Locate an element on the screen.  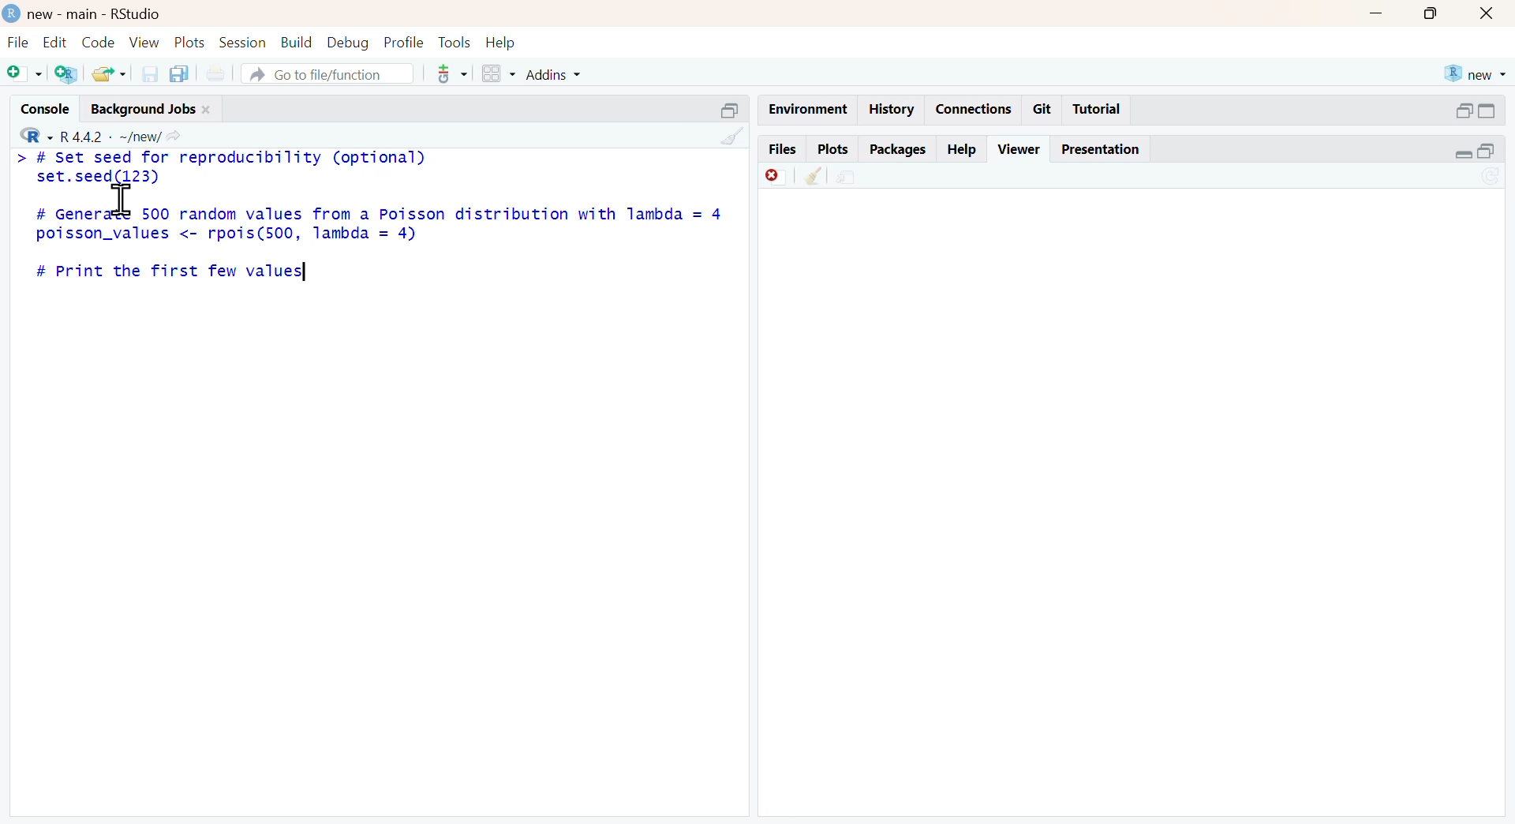
> # set seed for reproducibility (optional)
set.seed(123) is located at coordinates (222, 168).